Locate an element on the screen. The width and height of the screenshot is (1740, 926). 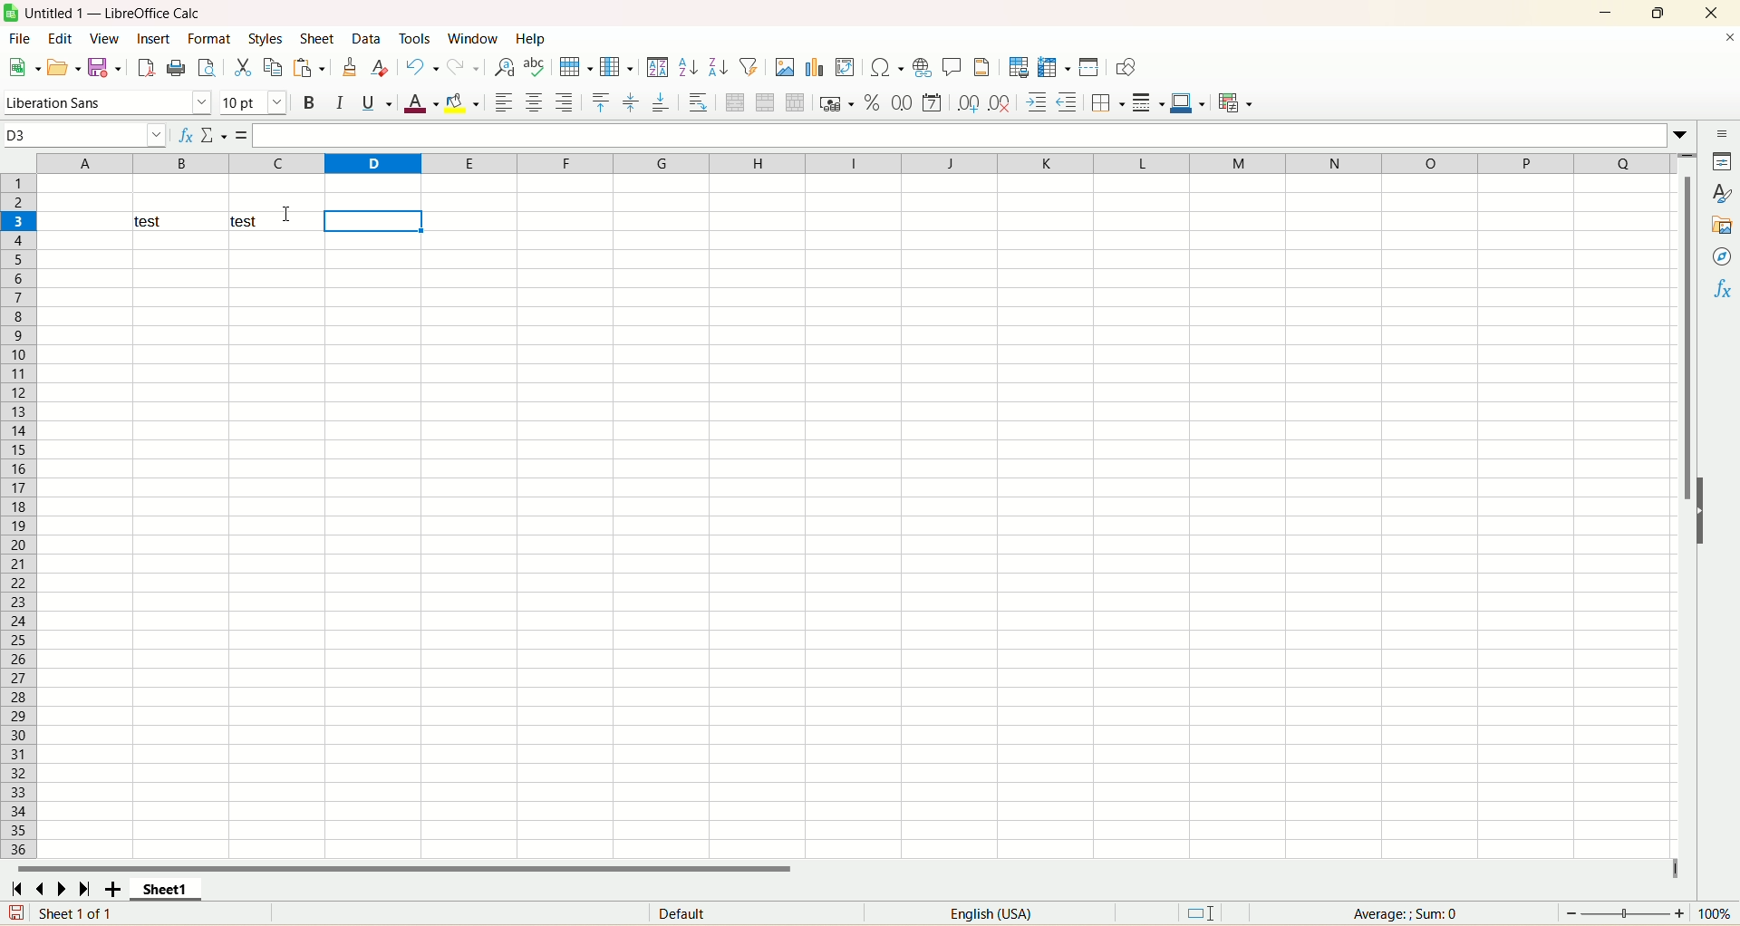
conditional formatting is located at coordinates (1236, 102).